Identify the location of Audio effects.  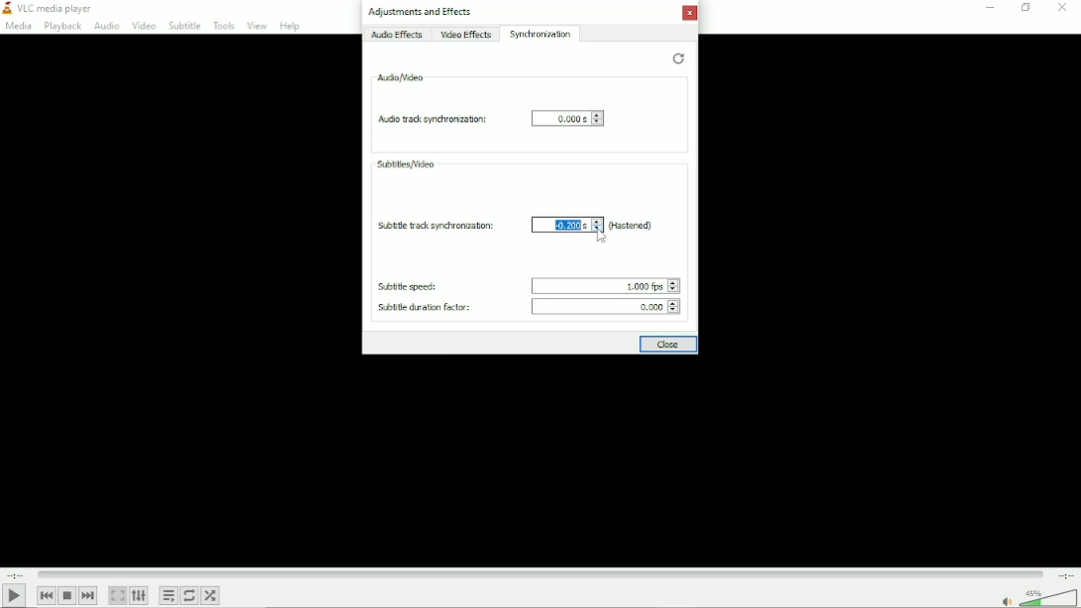
(395, 36).